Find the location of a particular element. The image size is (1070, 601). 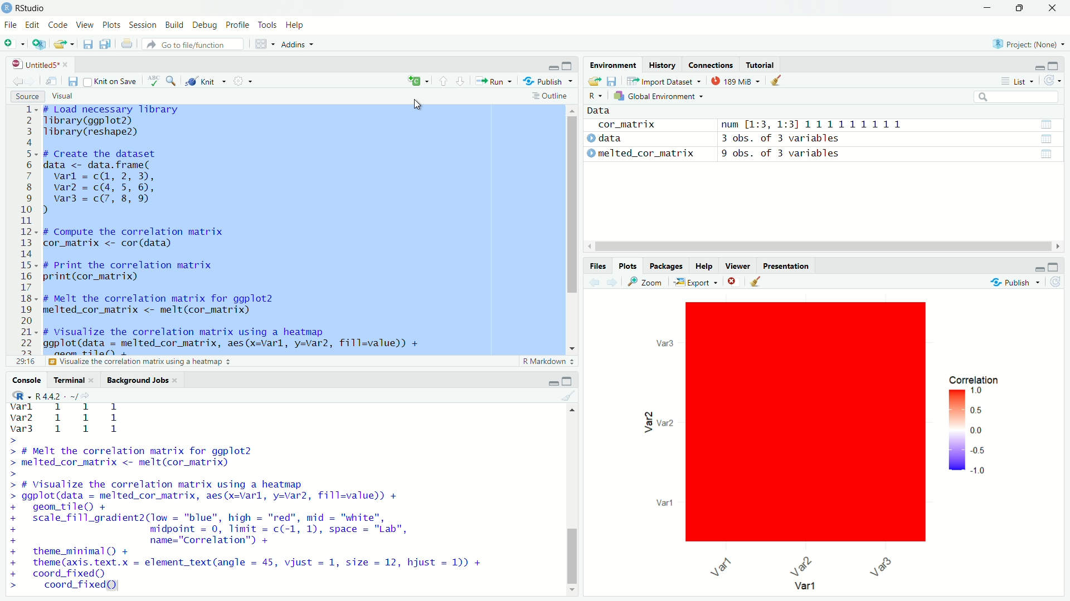

outline is located at coordinates (552, 96).